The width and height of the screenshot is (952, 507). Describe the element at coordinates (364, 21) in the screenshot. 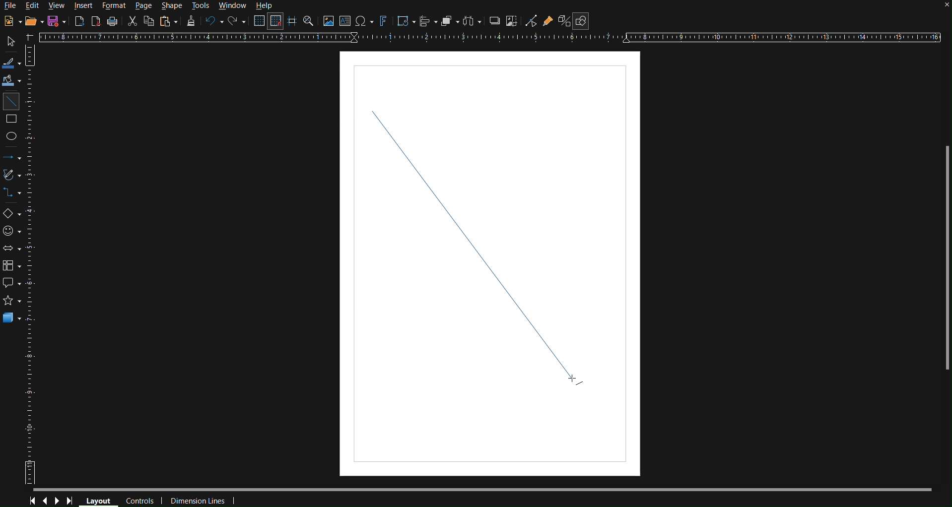

I see `Insert special characters` at that location.